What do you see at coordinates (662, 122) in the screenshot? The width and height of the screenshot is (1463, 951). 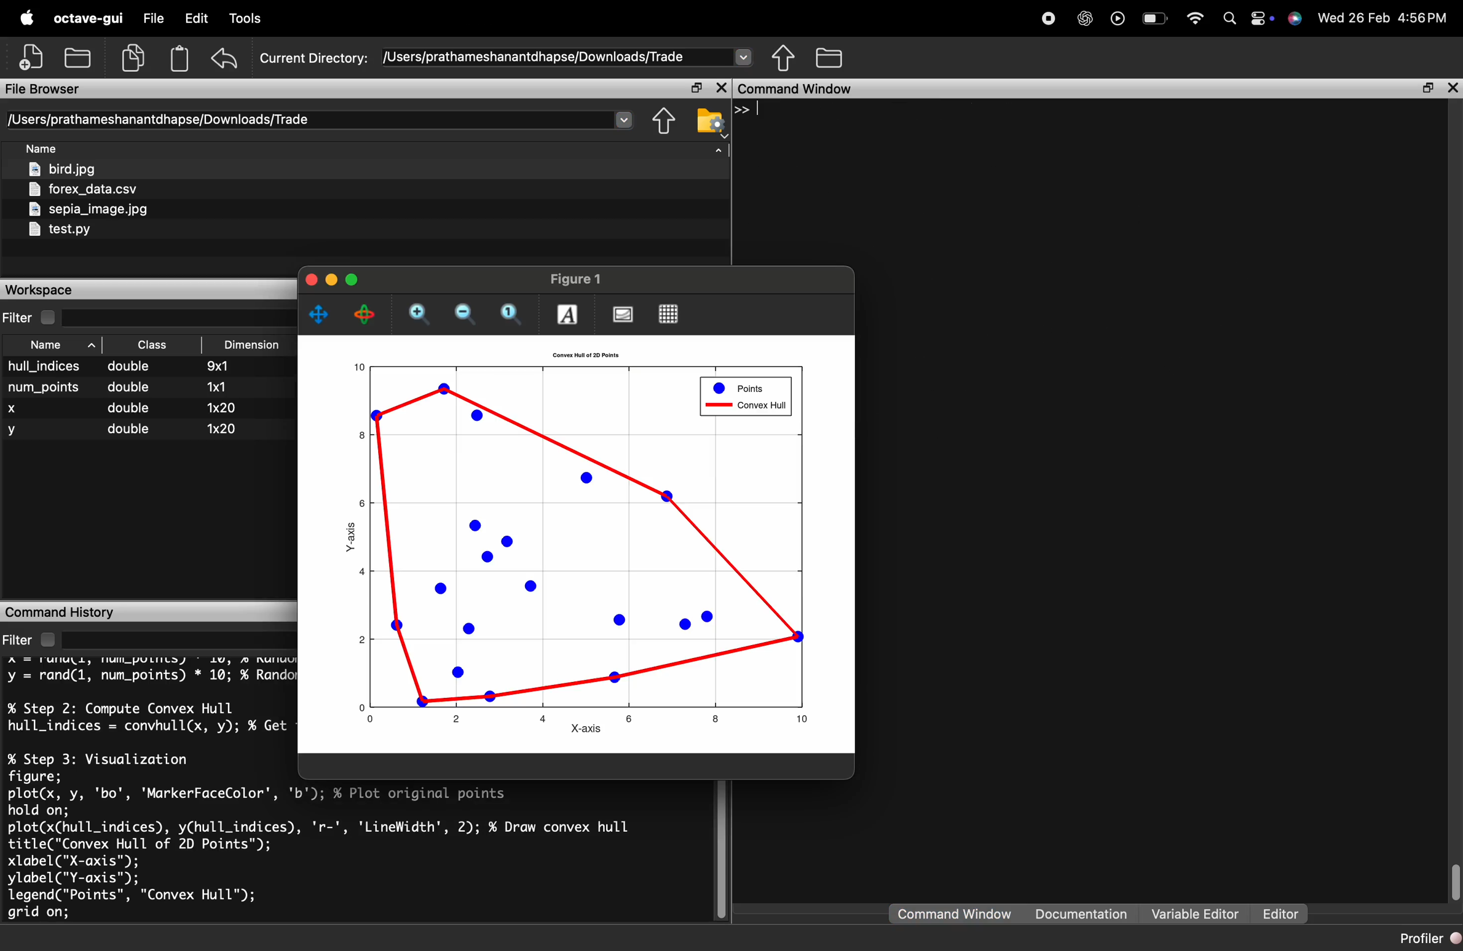 I see `share` at bounding box center [662, 122].